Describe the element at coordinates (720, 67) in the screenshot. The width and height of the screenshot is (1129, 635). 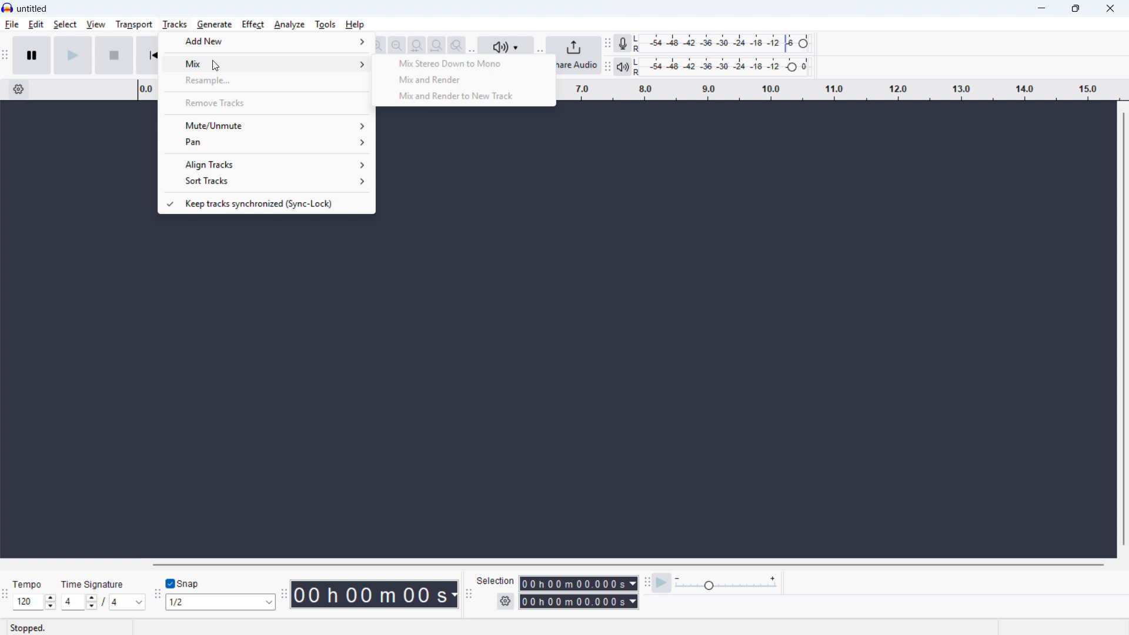
I see `Playback level ` at that location.